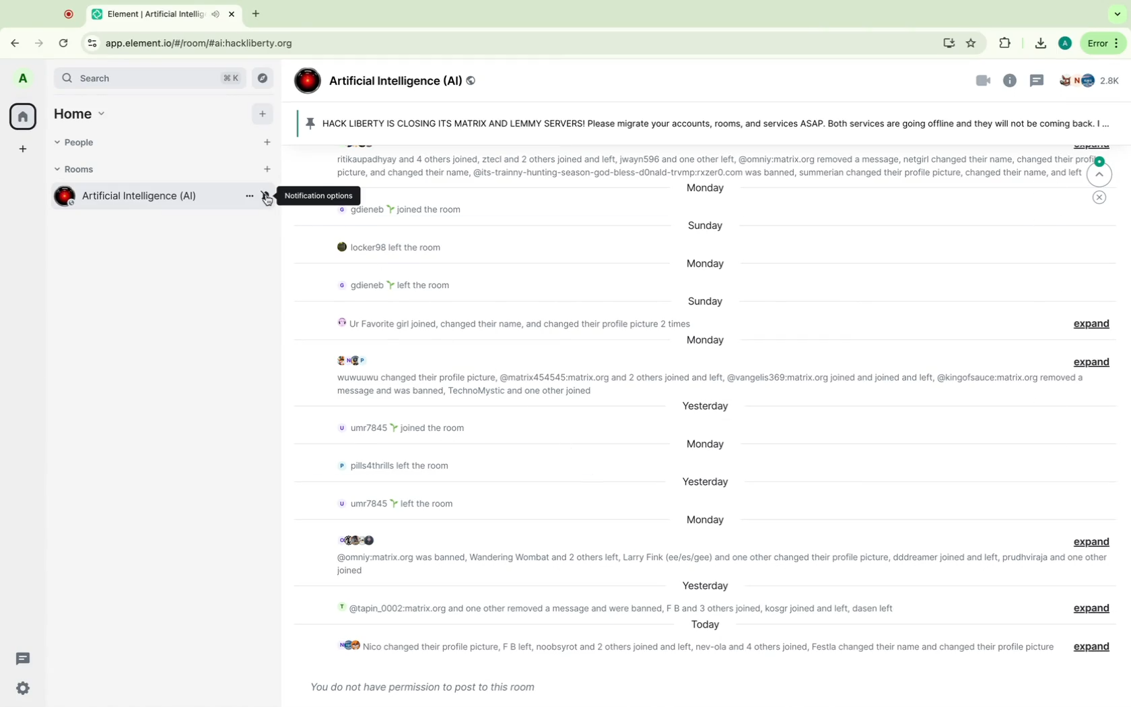  Describe the element at coordinates (1108, 126) in the screenshot. I see `more` at that location.